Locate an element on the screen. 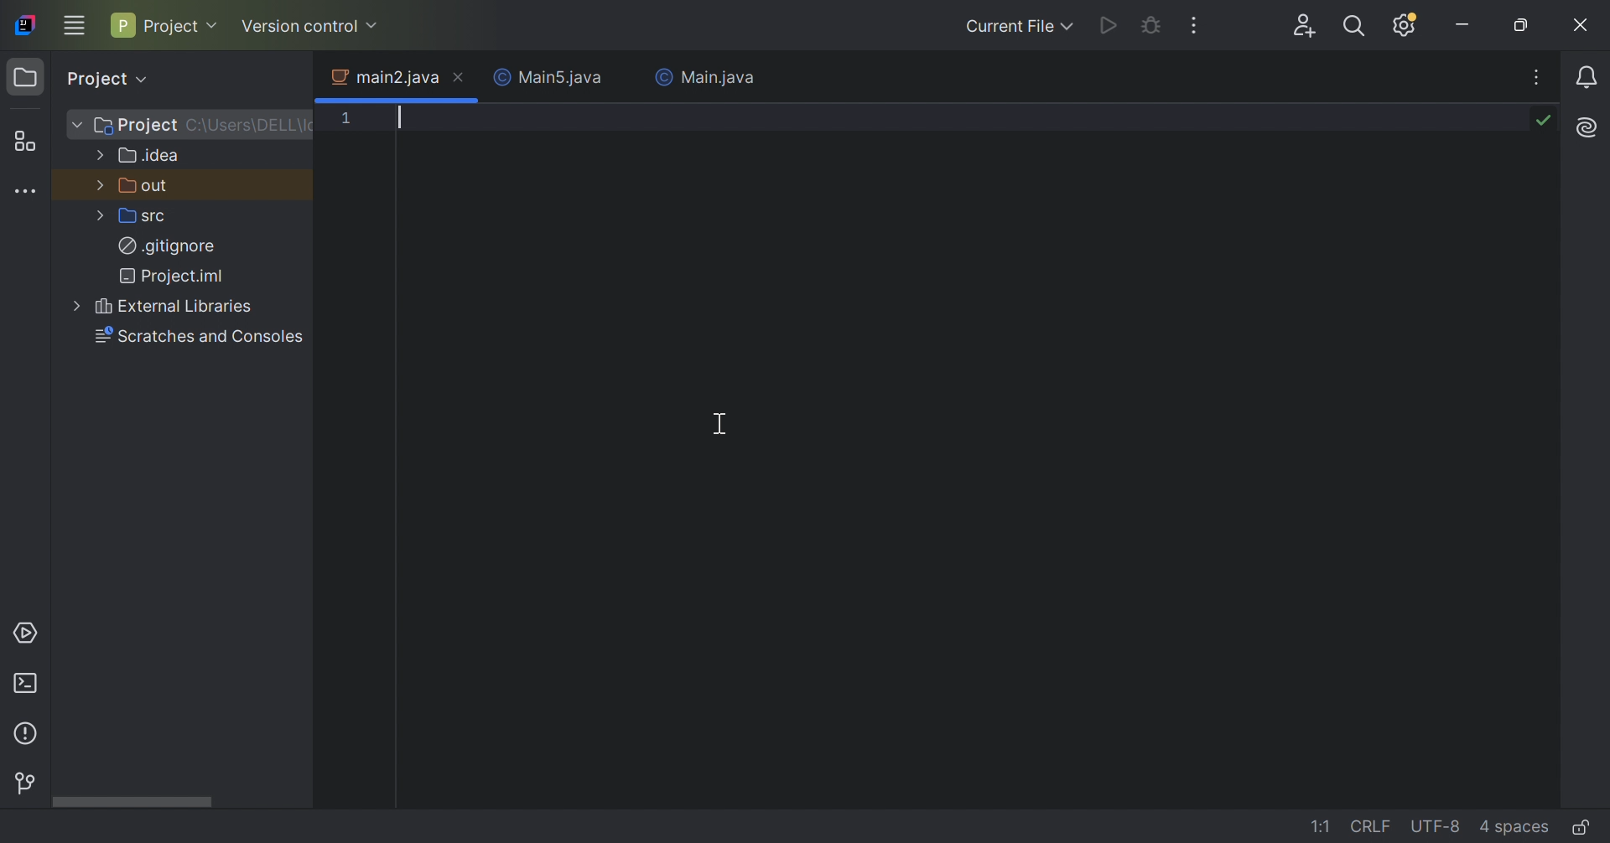  Problems is located at coordinates (26, 735).